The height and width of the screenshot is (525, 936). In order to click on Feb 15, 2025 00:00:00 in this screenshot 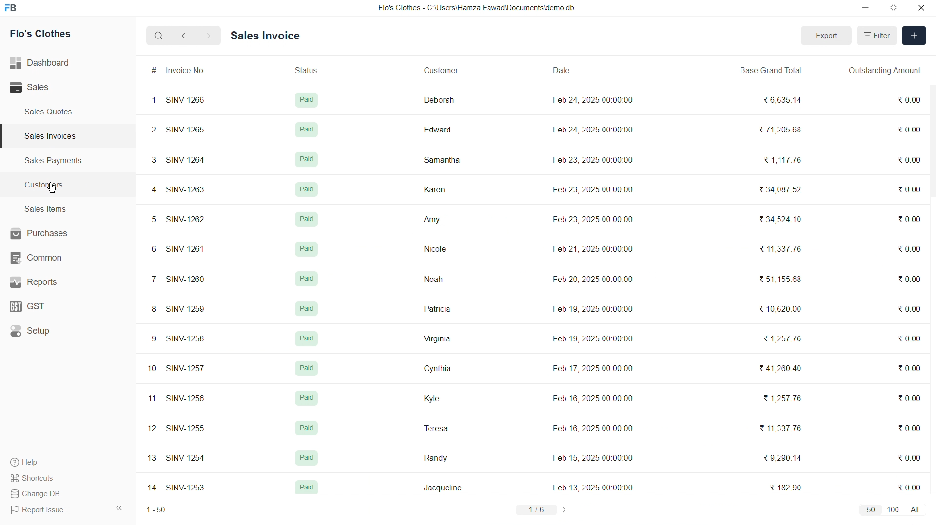, I will do `click(590, 456)`.